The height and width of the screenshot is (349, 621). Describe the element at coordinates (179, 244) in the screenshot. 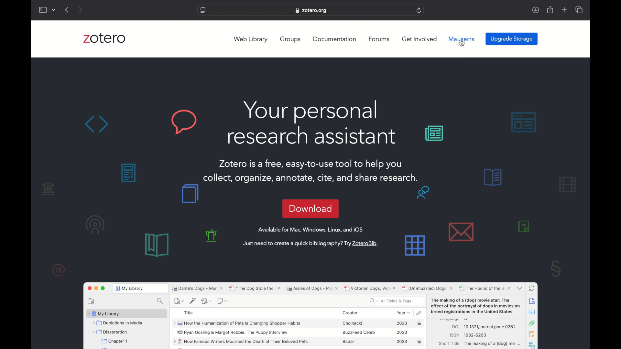

I see `background graphics` at that location.